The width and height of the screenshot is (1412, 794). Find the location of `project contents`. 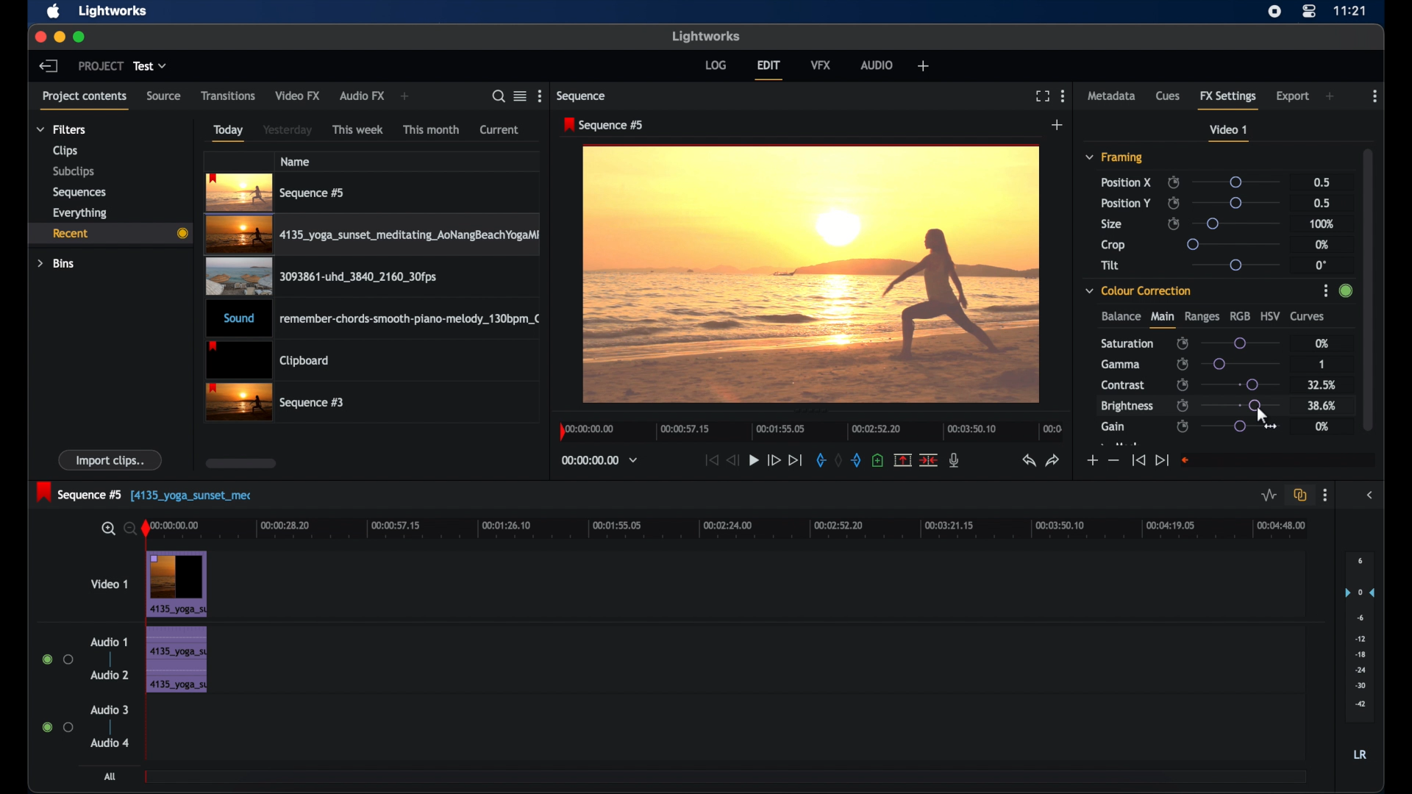

project contents is located at coordinates (84, 99).